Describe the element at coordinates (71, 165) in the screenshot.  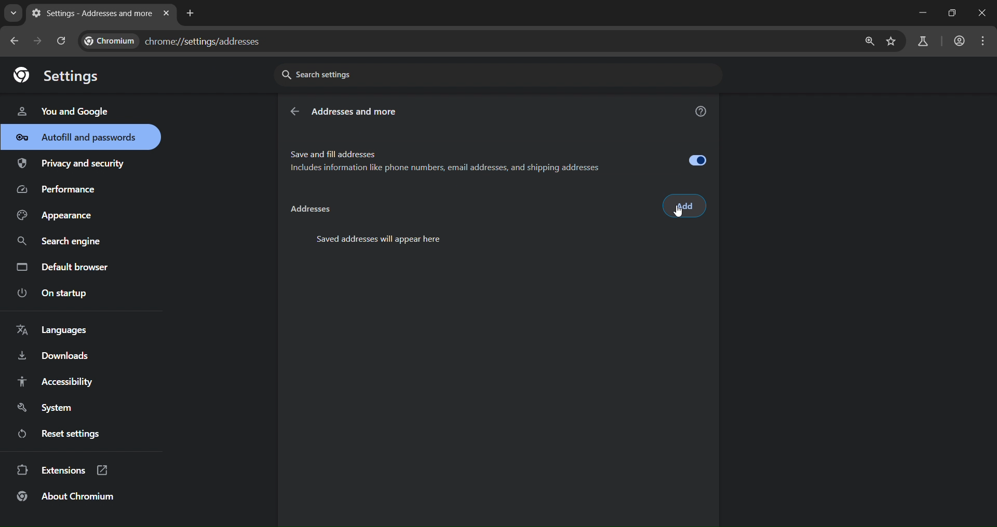
I see `privacy & security` at that location.